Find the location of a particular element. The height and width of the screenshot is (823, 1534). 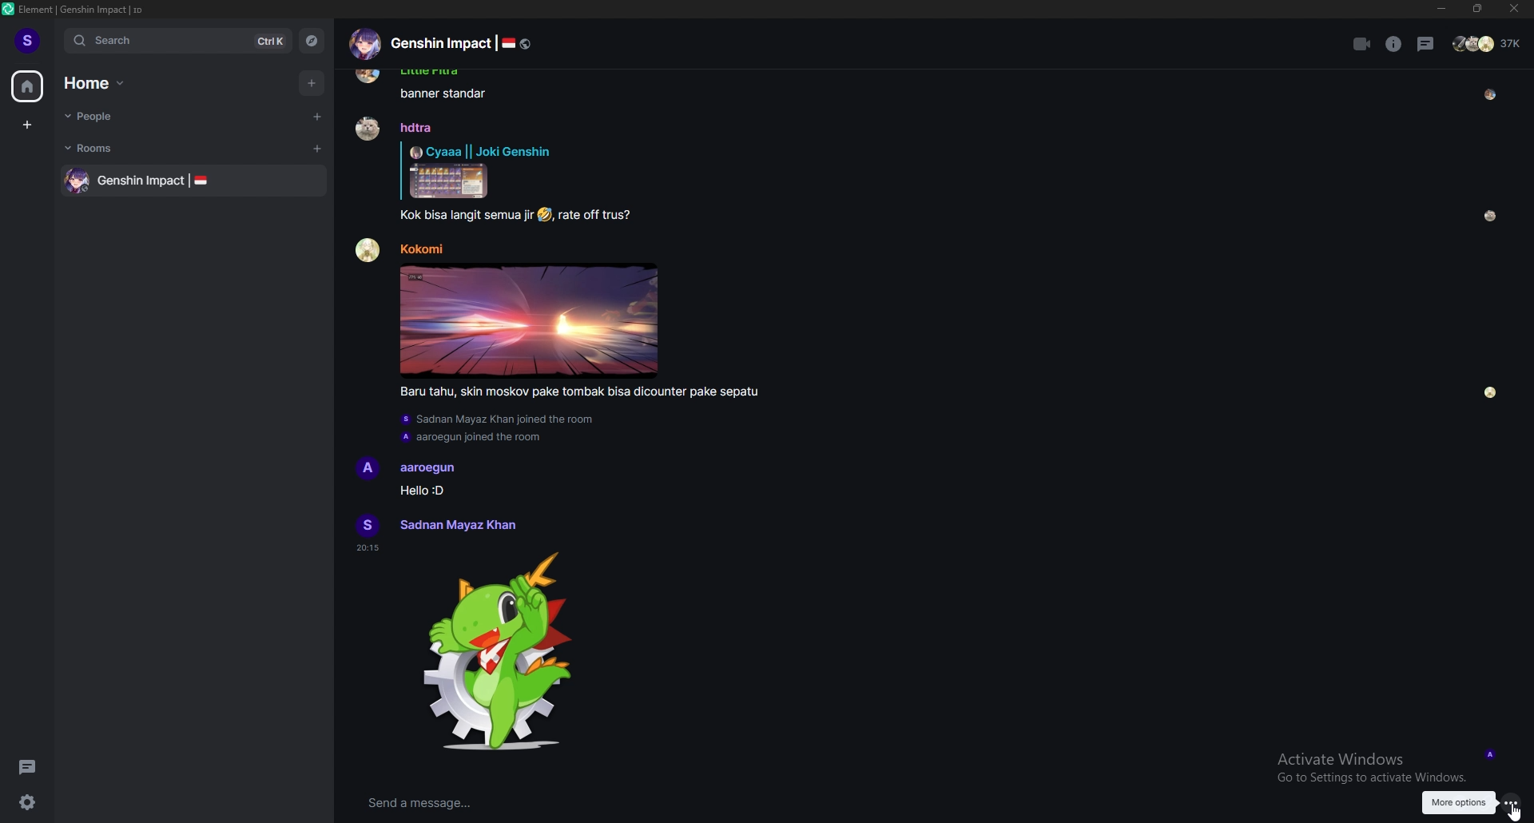

hdtra is located at coordinates (416, 127).